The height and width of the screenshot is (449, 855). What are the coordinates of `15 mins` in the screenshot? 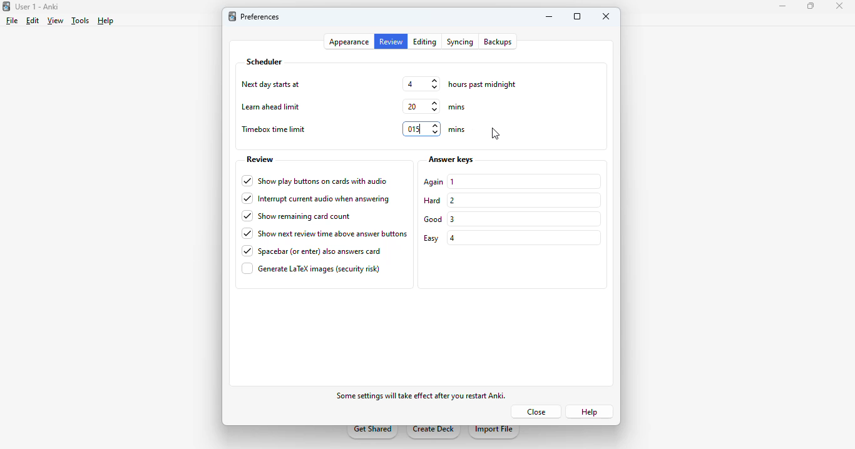 It's located at (421, 129).